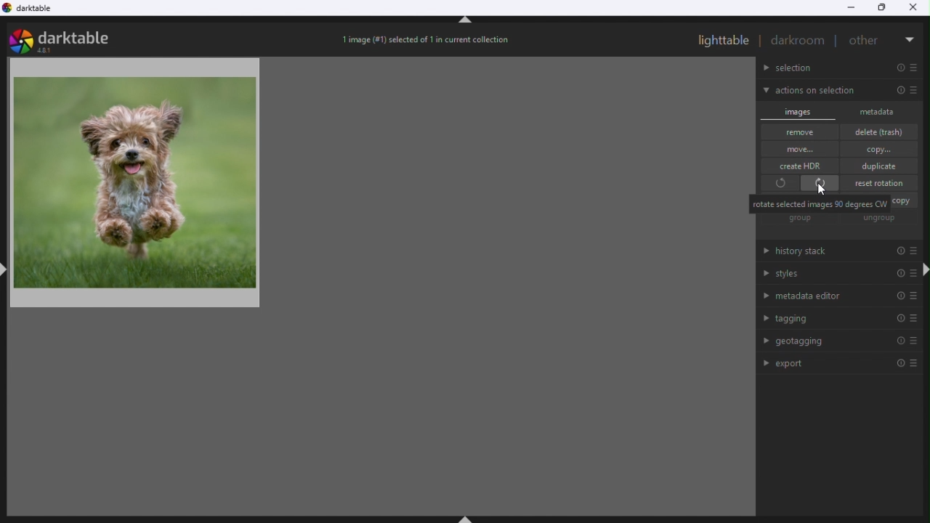 This screenshot has height=523, width=930. I want to click on Rotate selected images, so click(820, 203).